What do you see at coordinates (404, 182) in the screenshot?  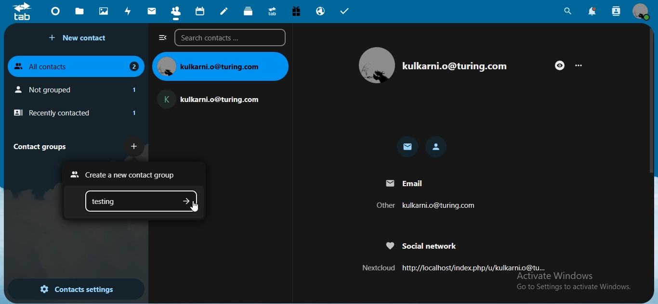 I see `Email` at bounding box center [404, 182].